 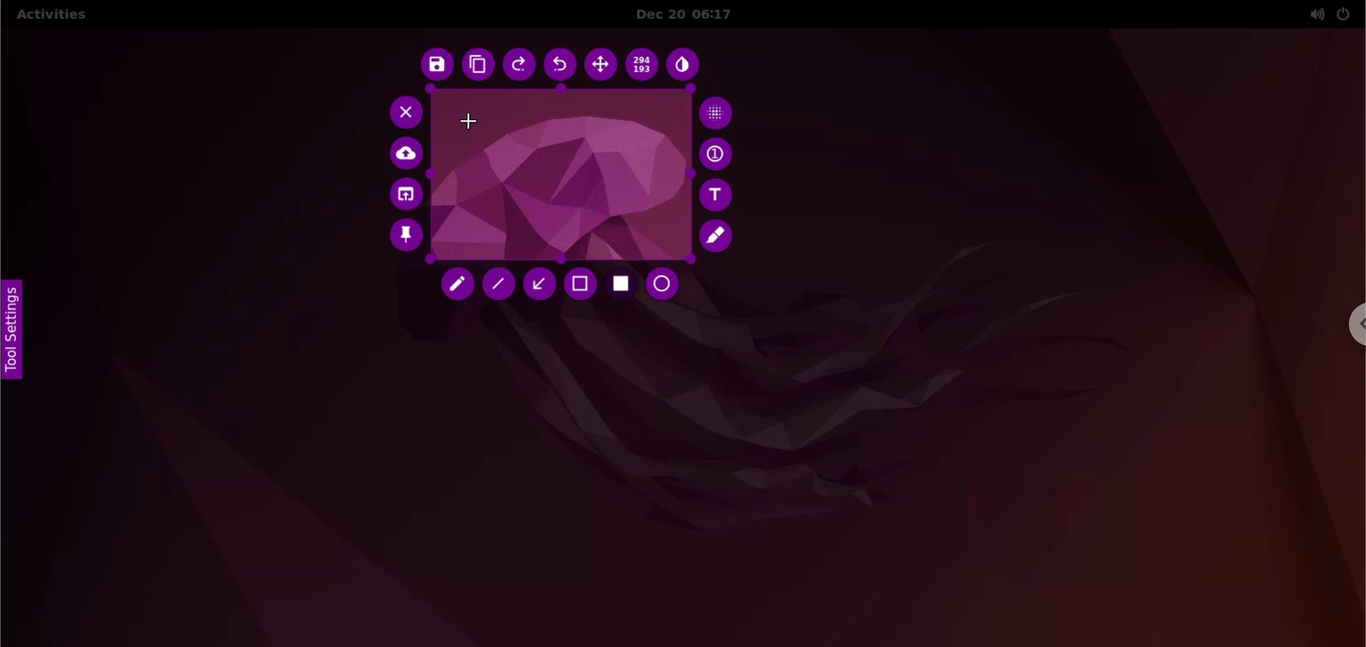 I want to click on copy to clipboard, so click(x=477, y=65).